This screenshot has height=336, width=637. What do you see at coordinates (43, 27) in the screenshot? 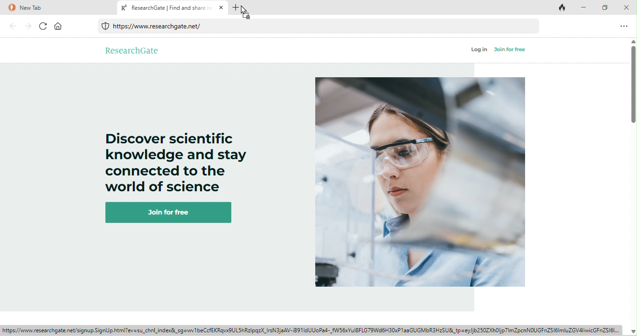
I see `Refresh` at bounding box center [43, 27].